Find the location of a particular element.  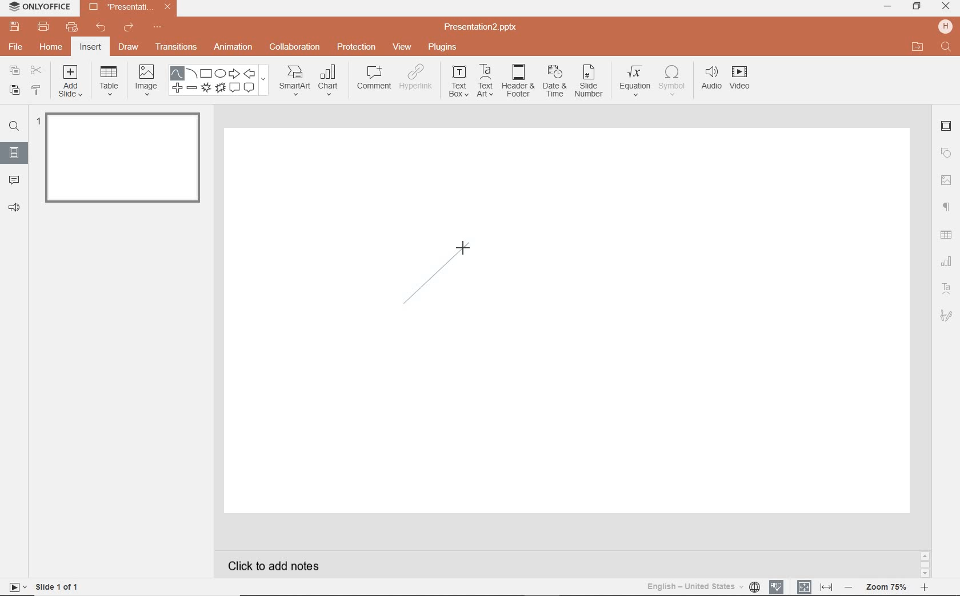

SIGNATURE is located at coordinates (947, 316).